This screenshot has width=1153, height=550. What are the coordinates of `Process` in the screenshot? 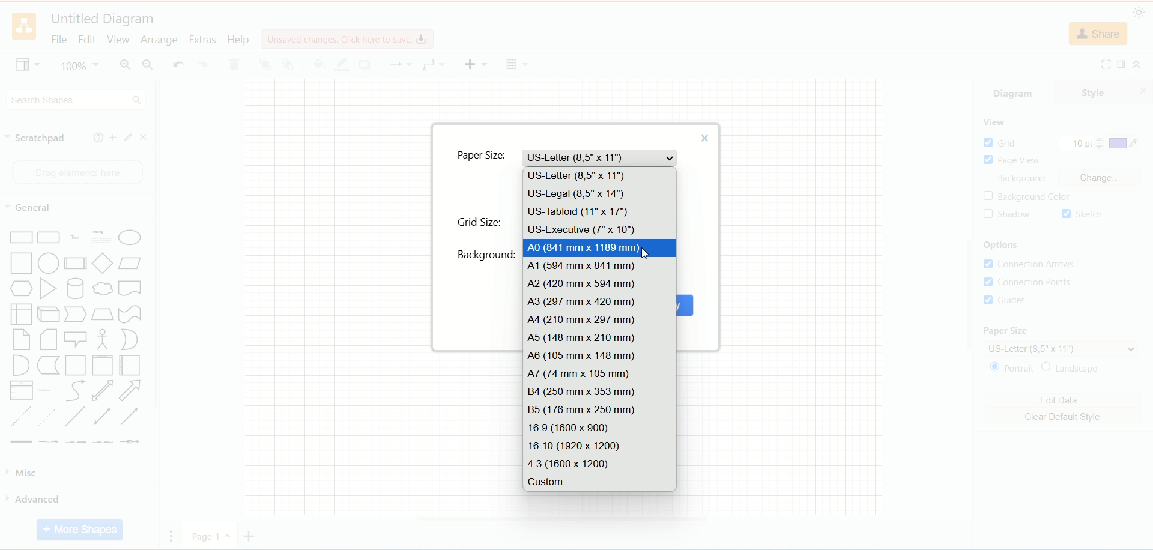 It's located at (76, 265).